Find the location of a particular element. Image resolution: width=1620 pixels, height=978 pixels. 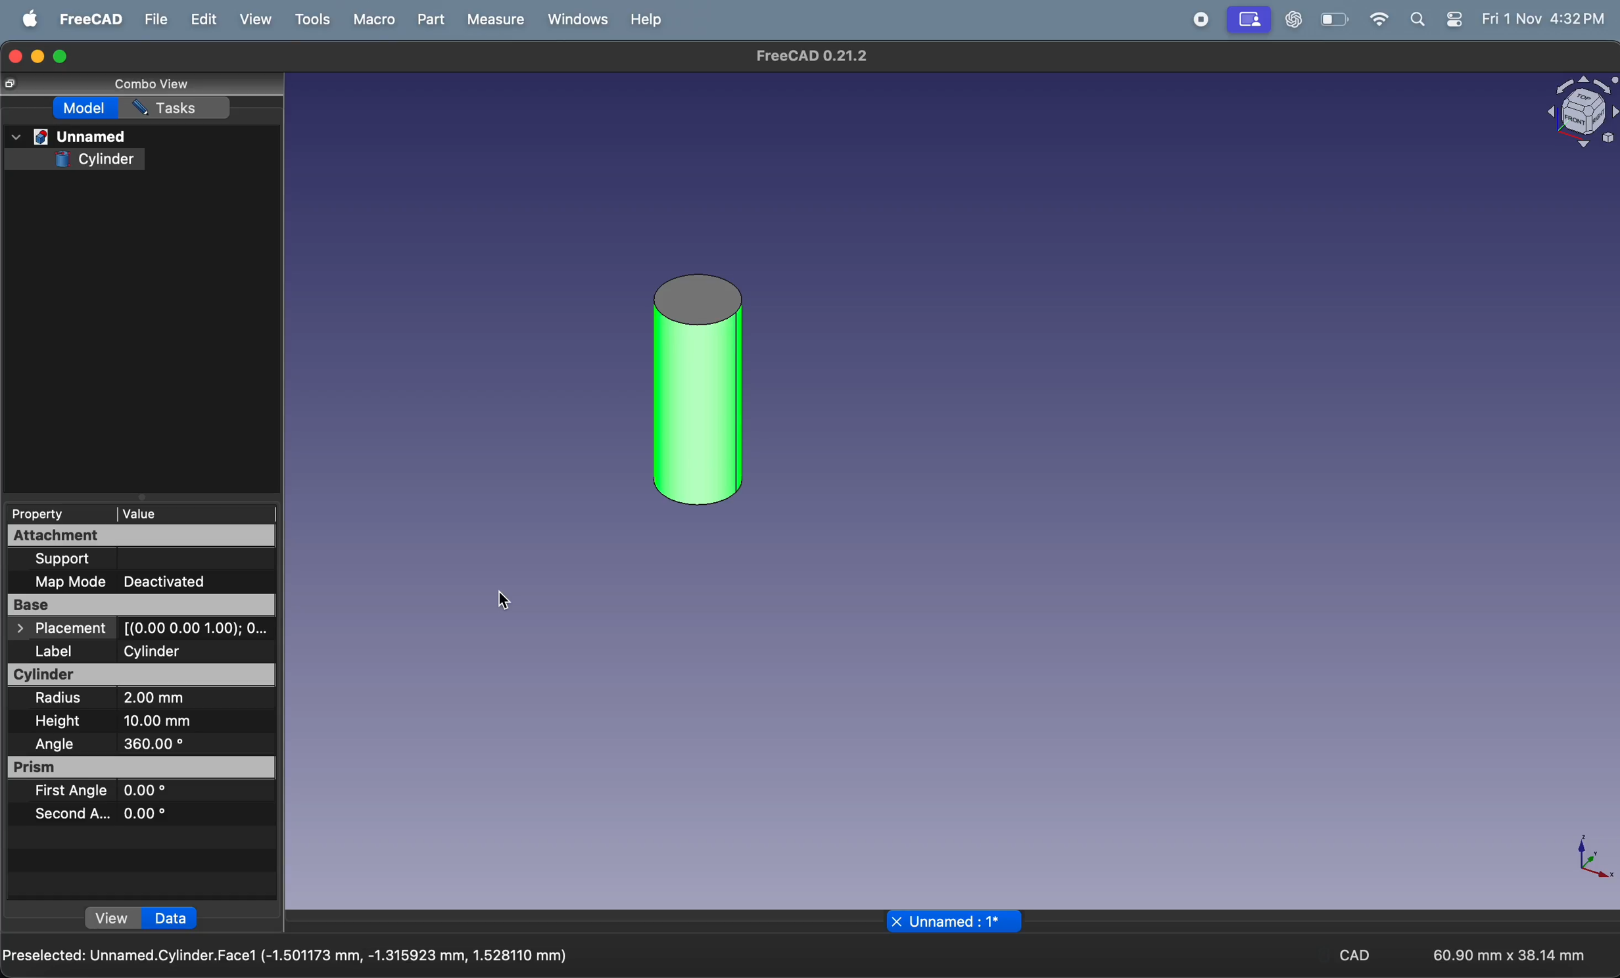

angle is located at coordinates (54, 744).